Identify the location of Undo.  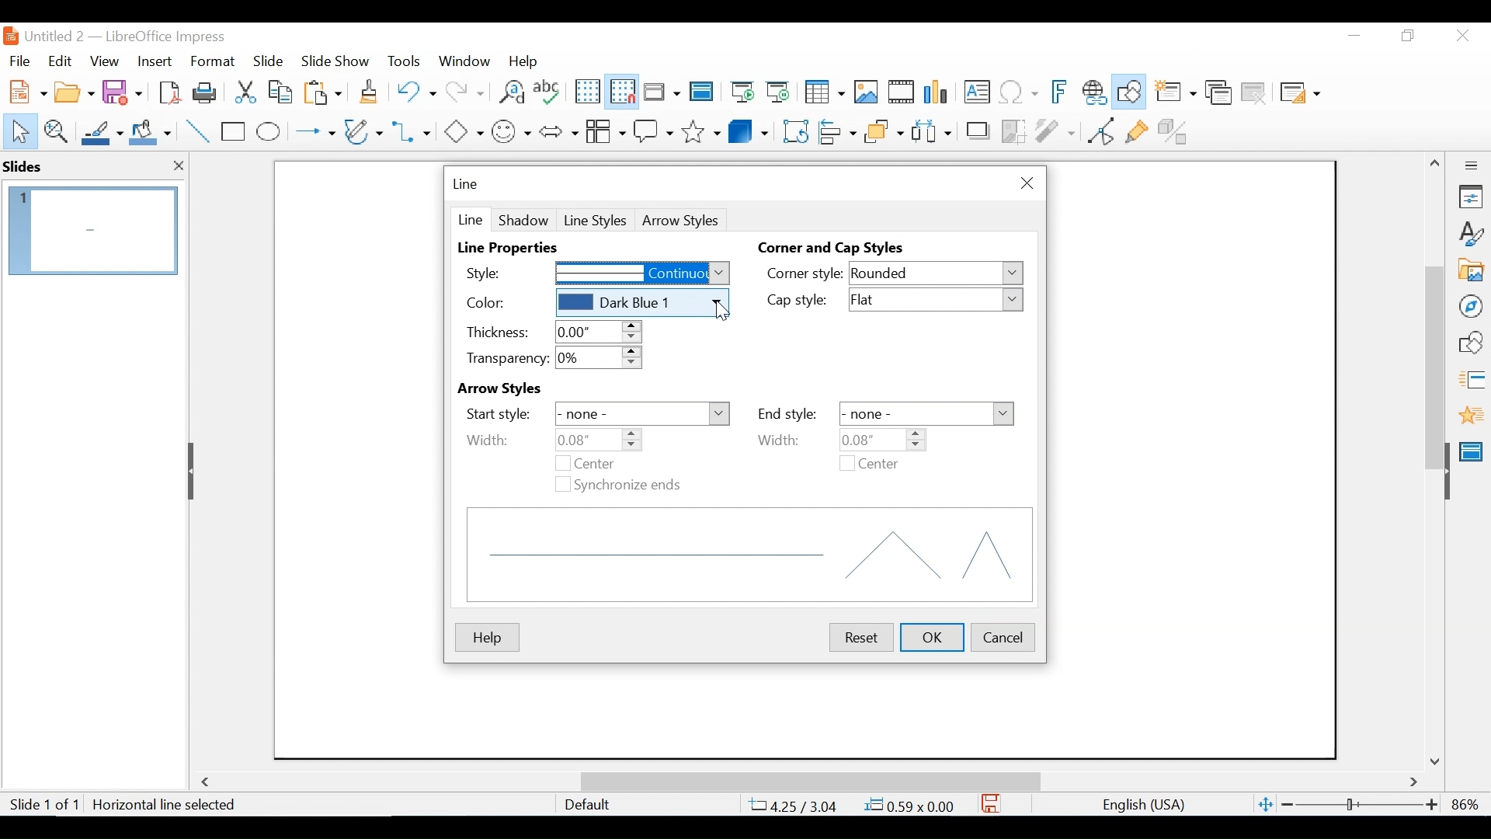
(414, 90).